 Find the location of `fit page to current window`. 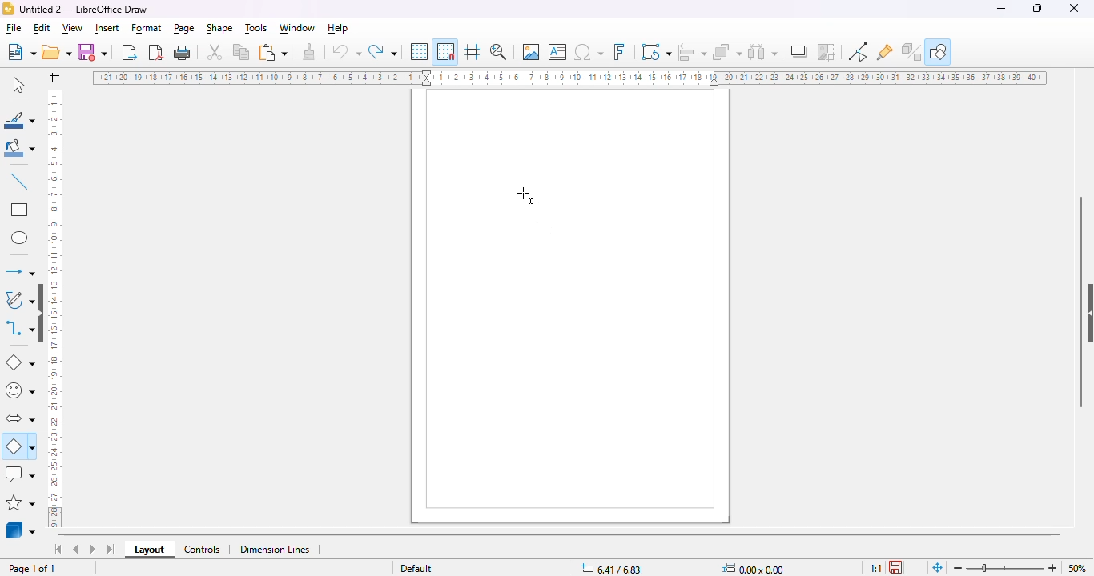

fit page to current window is located at coordinates (937, 567).